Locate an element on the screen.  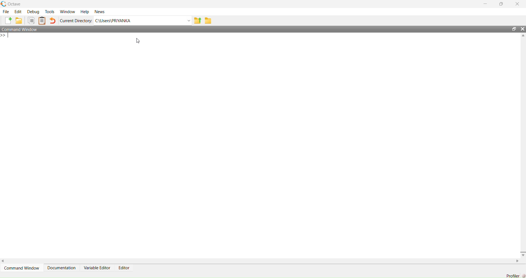
Current Directory: is located at coordinates (76, 21).